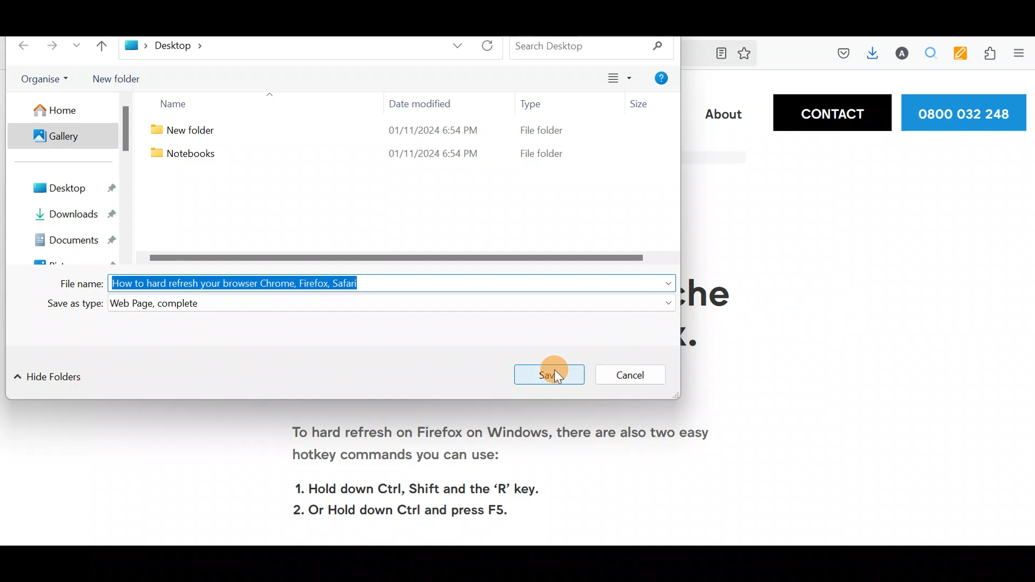 The height and width of the screenshot is (582, 1035). Describe the element at coordinates (406, 257) in the screenshot. I see `Scroll bar` at that location.